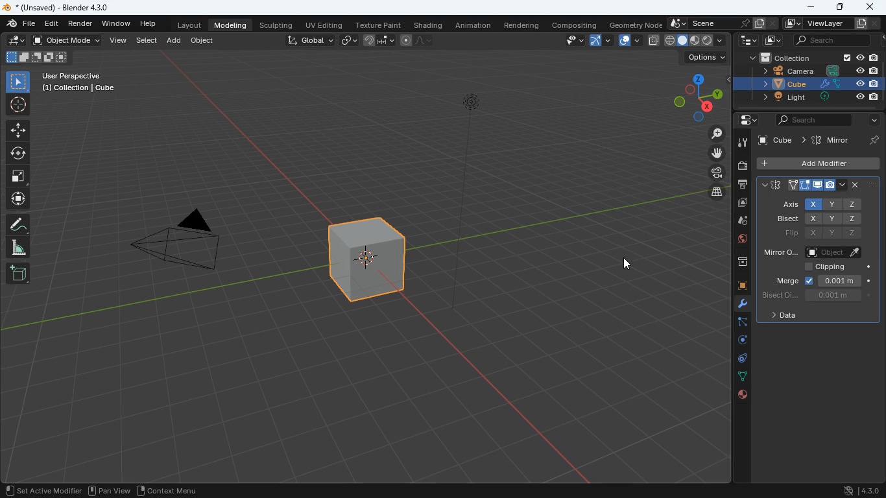 Image resolution: width=886 pixels, height=498 pixels. What do you see at coordinates (809, 121) in the screenshot?
I see `search` at bounding box center [809, 121].